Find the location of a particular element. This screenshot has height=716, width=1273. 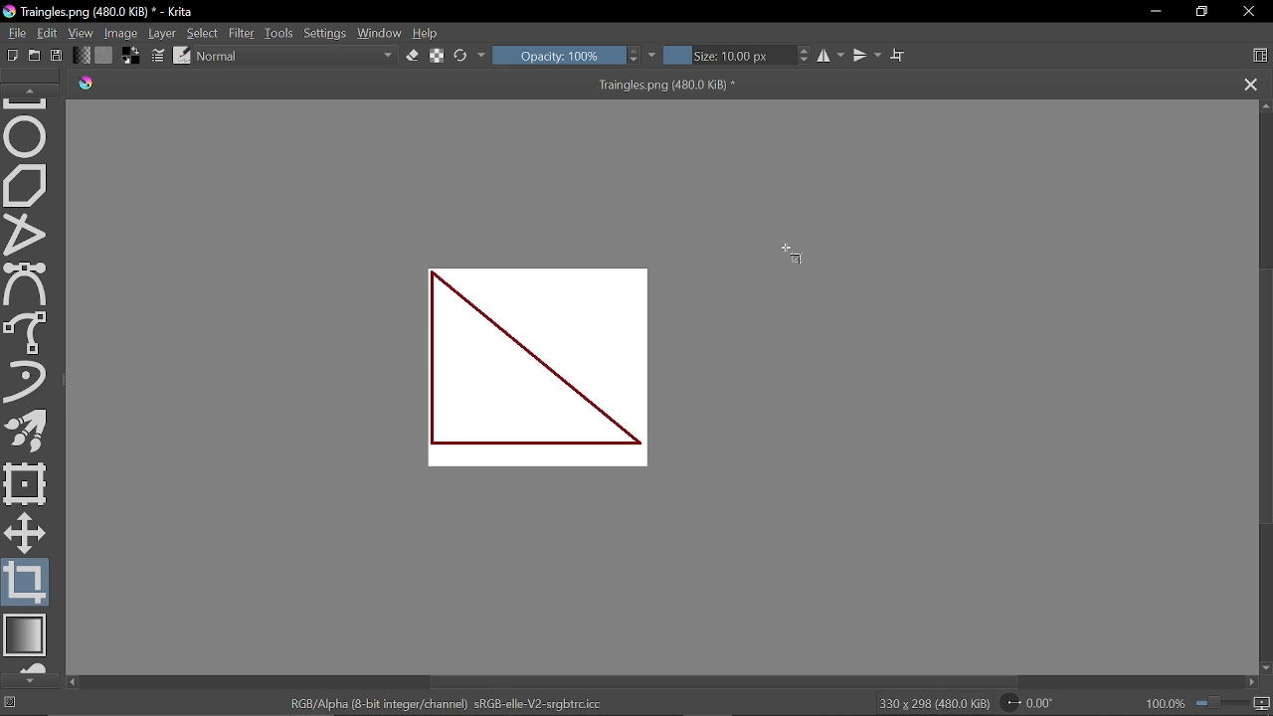

Wrap text tool is located at coordinates (898, 55).